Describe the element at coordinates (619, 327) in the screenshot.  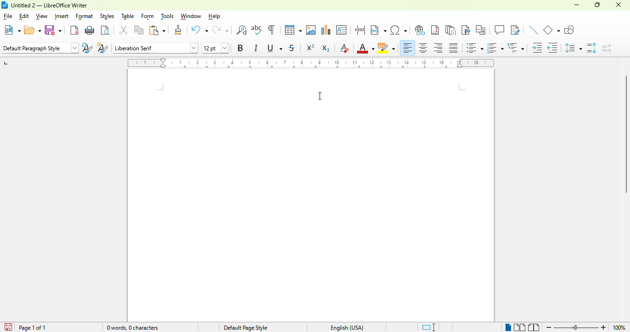
I see `zoom factor` at that location.